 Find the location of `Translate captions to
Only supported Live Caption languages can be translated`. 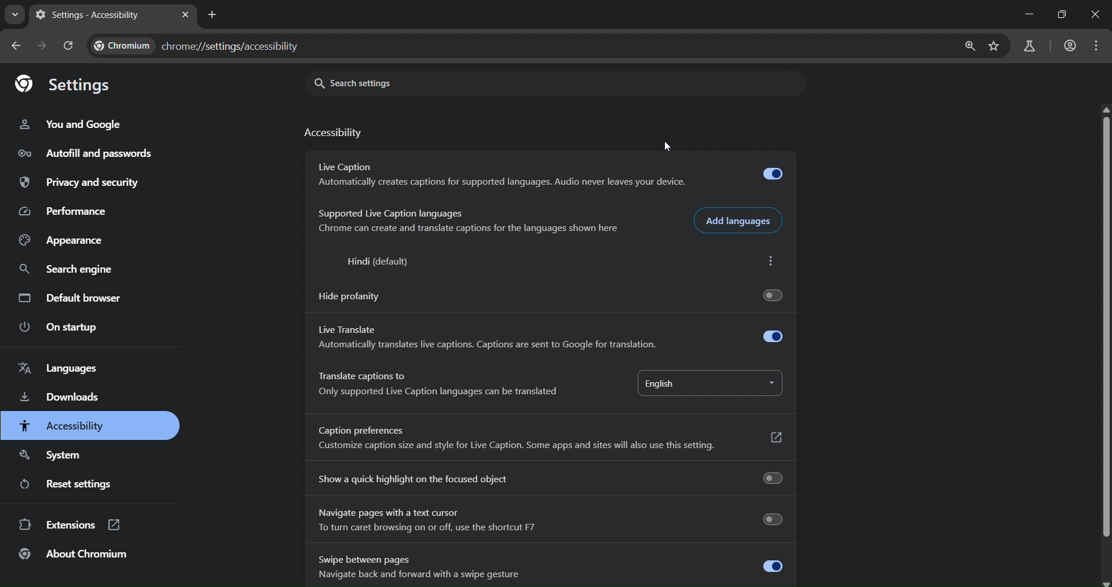

Translate captions to
Only supported Live Caption languages can be translated is located at coordinates (433, 387).